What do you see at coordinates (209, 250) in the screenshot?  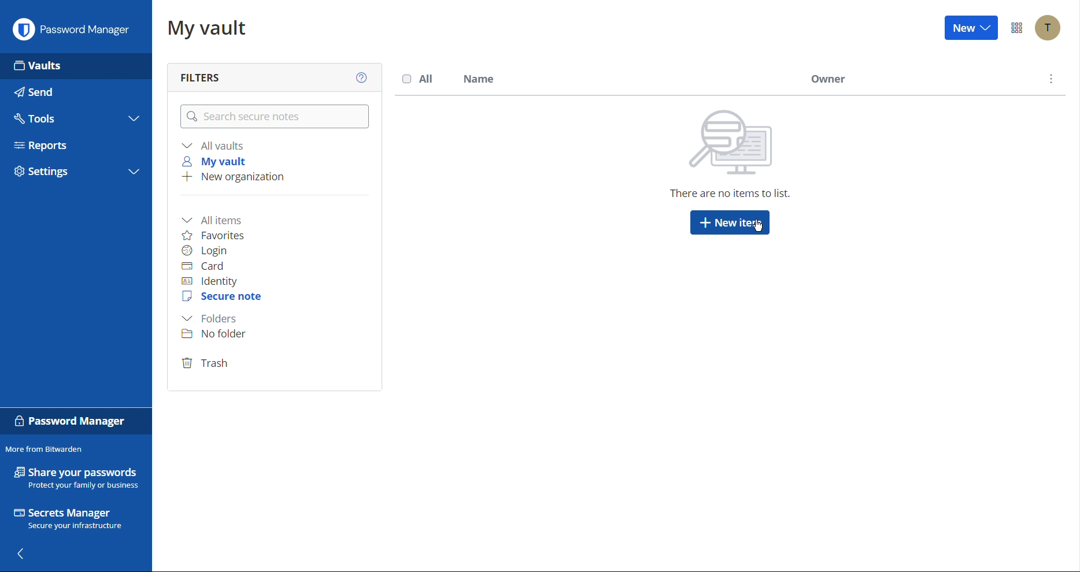 I see `Login` at bounding box center [209, 250].